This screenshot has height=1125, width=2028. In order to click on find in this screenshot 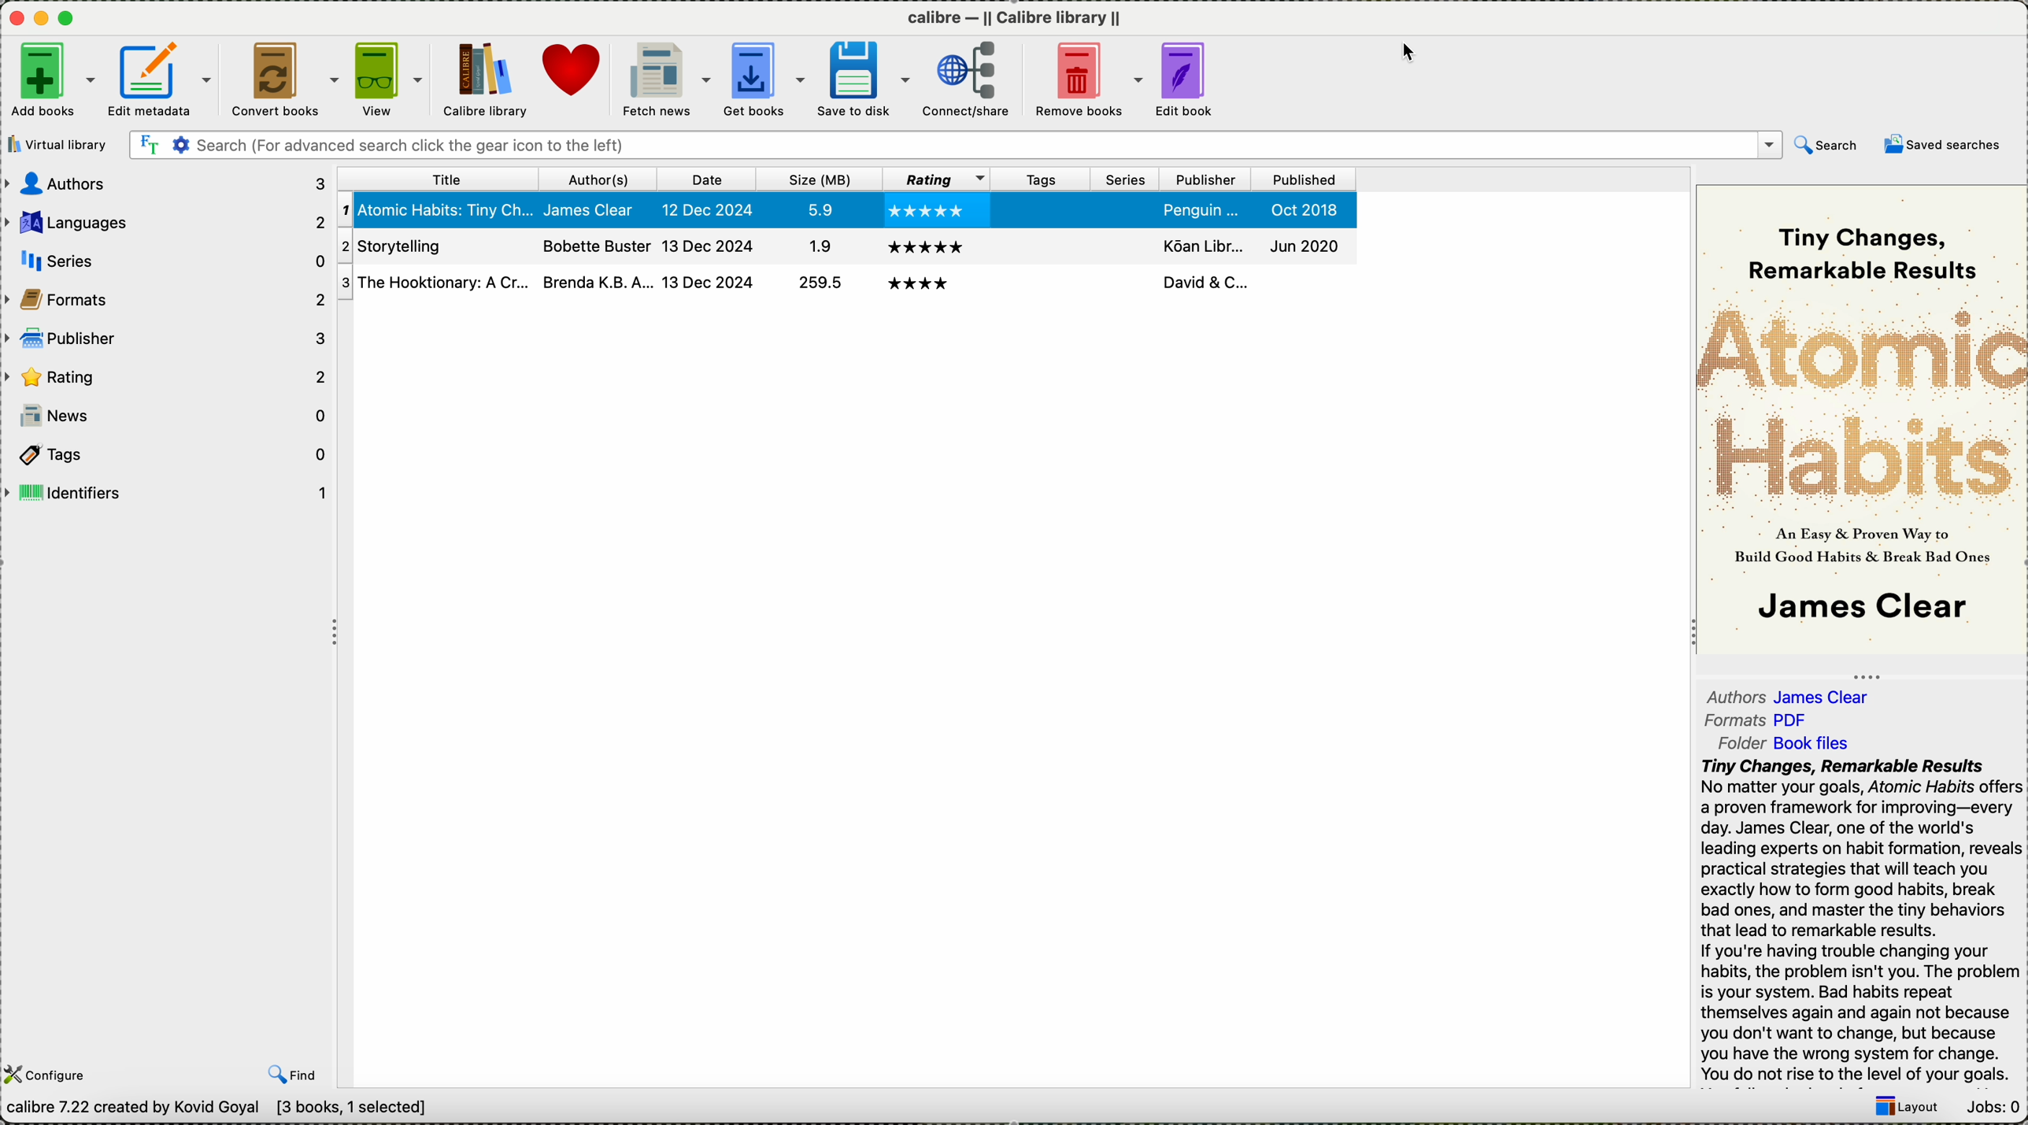, I will do `click(291, 1075)`.